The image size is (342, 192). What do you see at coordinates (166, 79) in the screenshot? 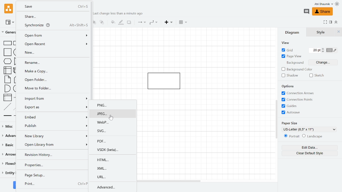
I see `Current diagram` at bounding box center [166, 79].